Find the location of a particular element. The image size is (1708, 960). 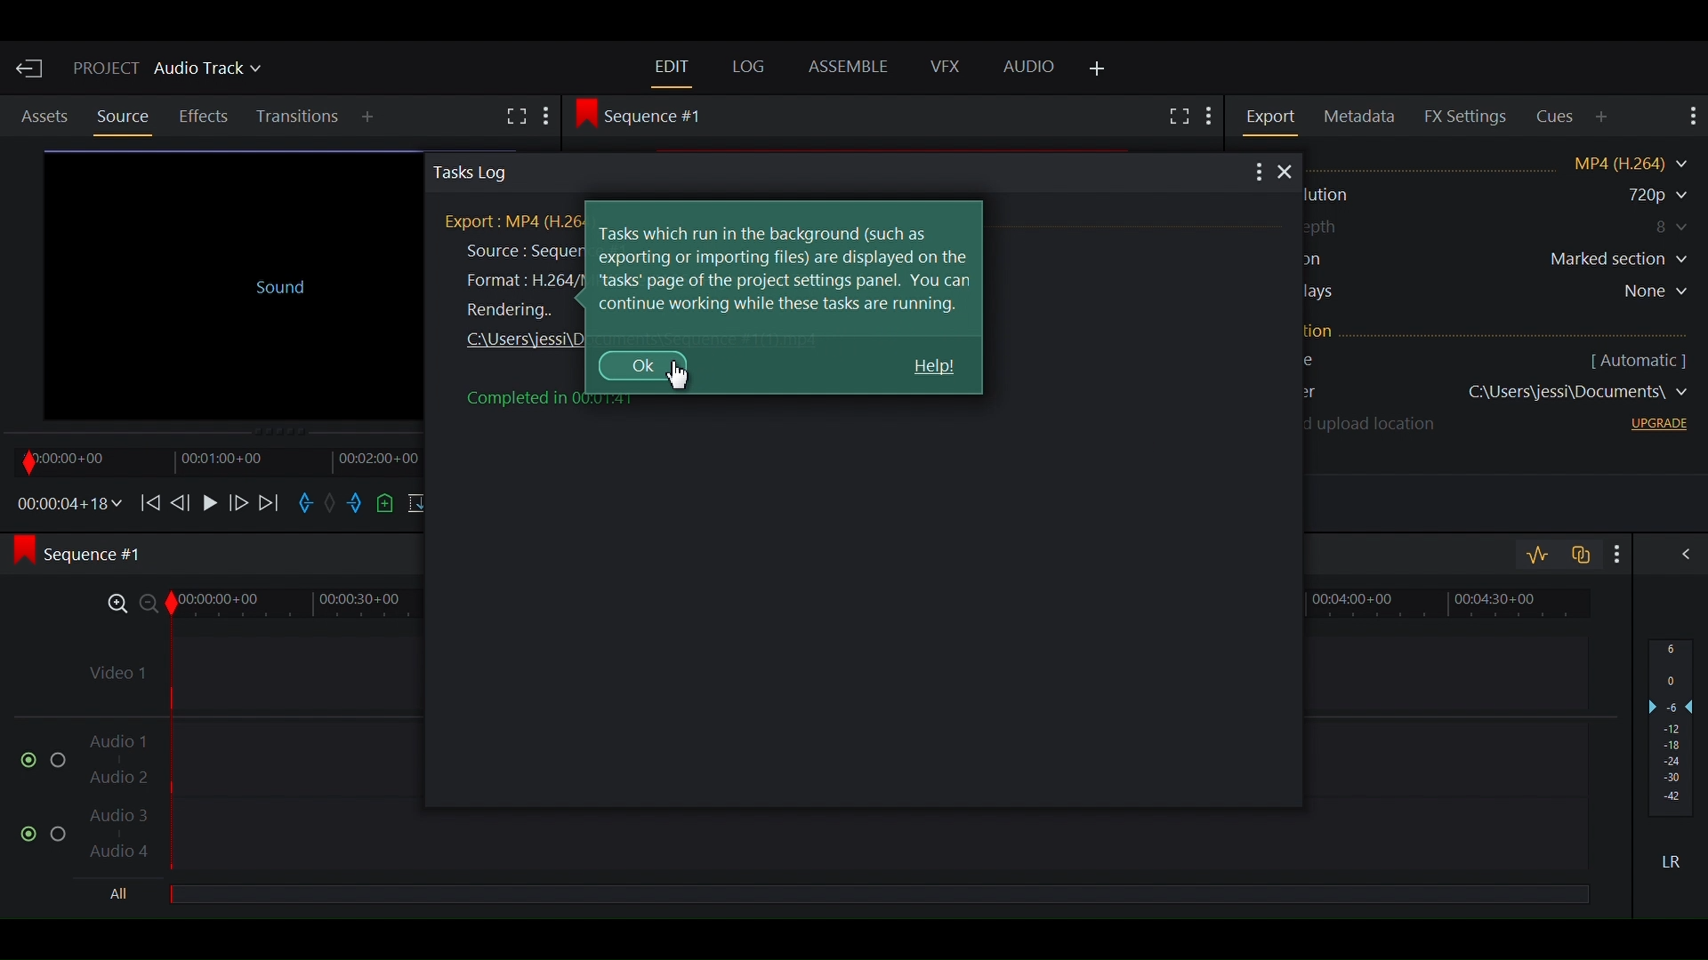

All is located at coordinates (124, 895).